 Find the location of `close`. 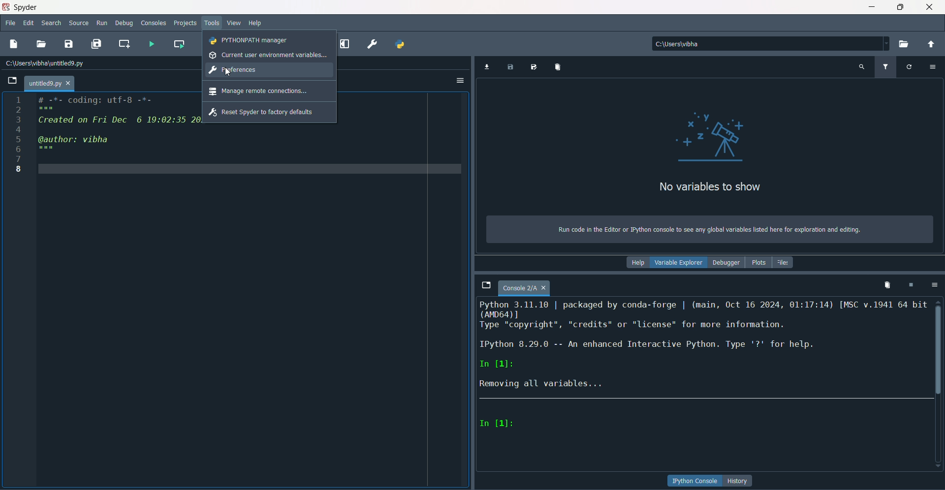

close is located at coordinates (930, 7).